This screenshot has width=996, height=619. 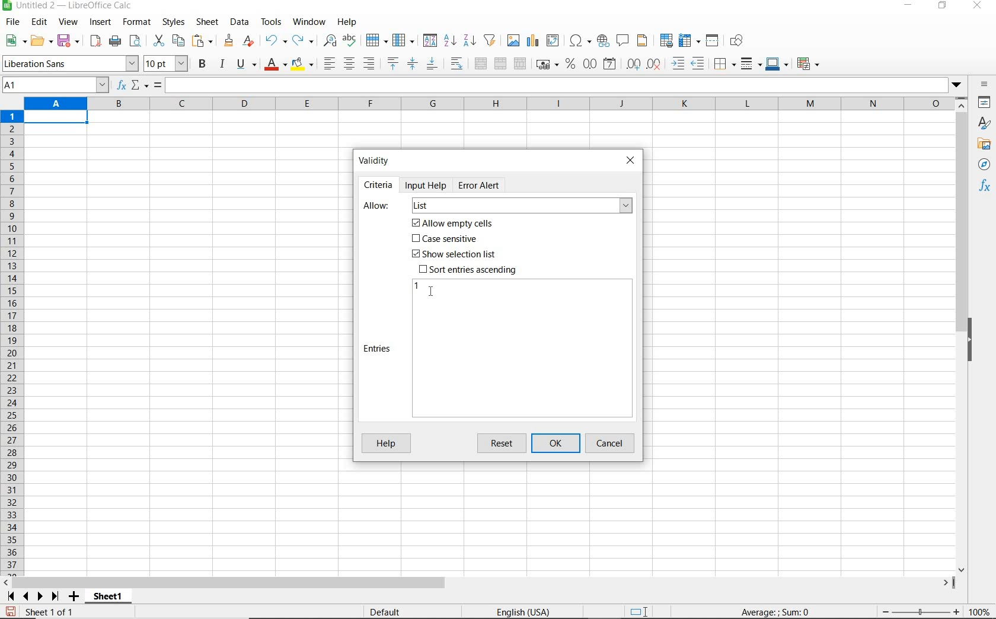 I want to click on close, so click(x=976, y=6).